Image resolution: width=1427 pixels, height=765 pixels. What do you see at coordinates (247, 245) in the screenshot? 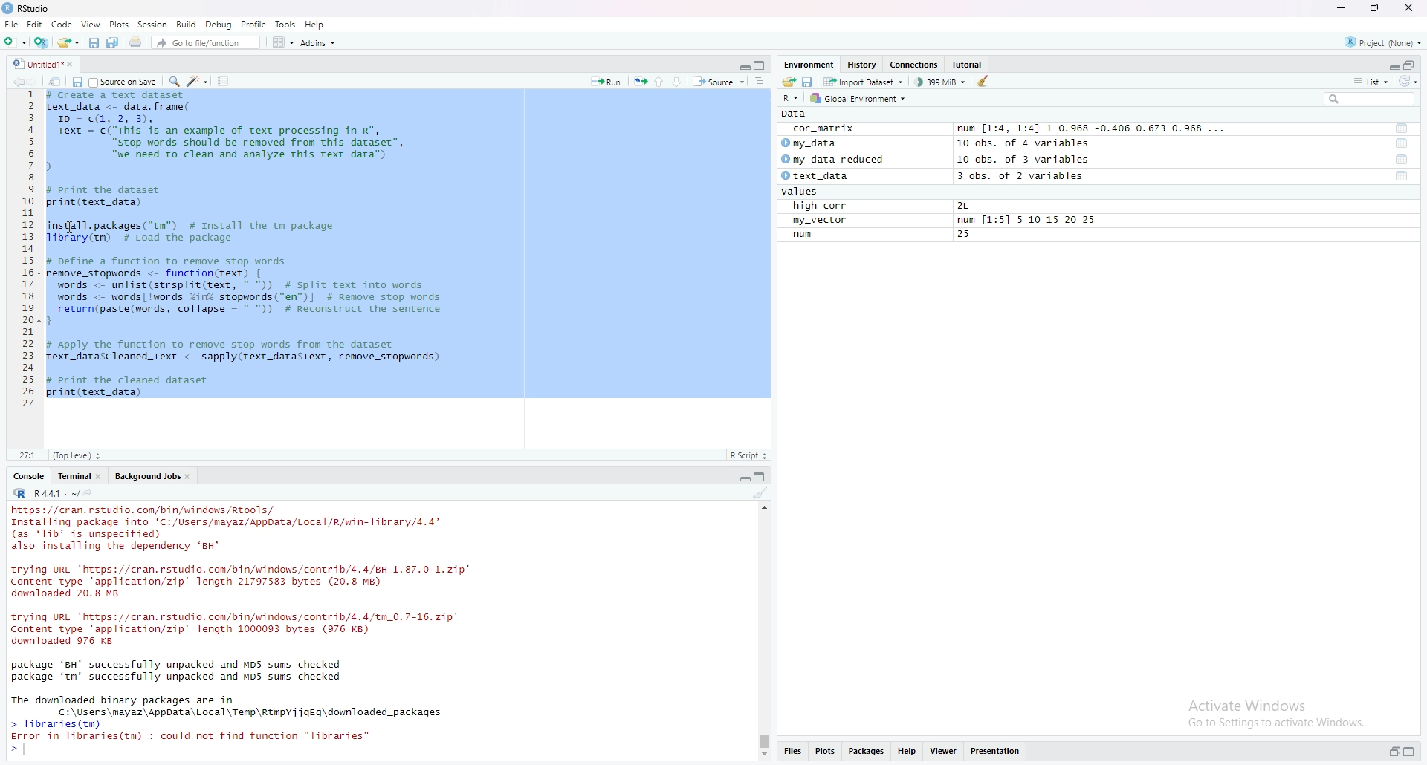
I see `data frame code` at bounding box center [247, 245].